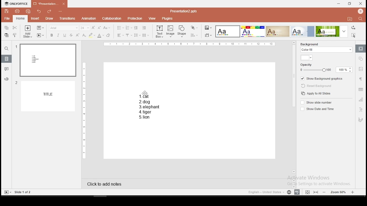 The width and height of the screenshot is (367, 206). Describe the element at coordinates (294, 108) in the screenshot. I see `scroll bar` at that location.